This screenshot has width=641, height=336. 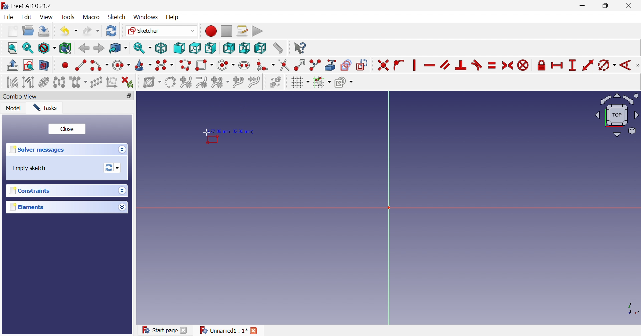 I want to click on Increase B-spline degree, so click(x=186, y=82).